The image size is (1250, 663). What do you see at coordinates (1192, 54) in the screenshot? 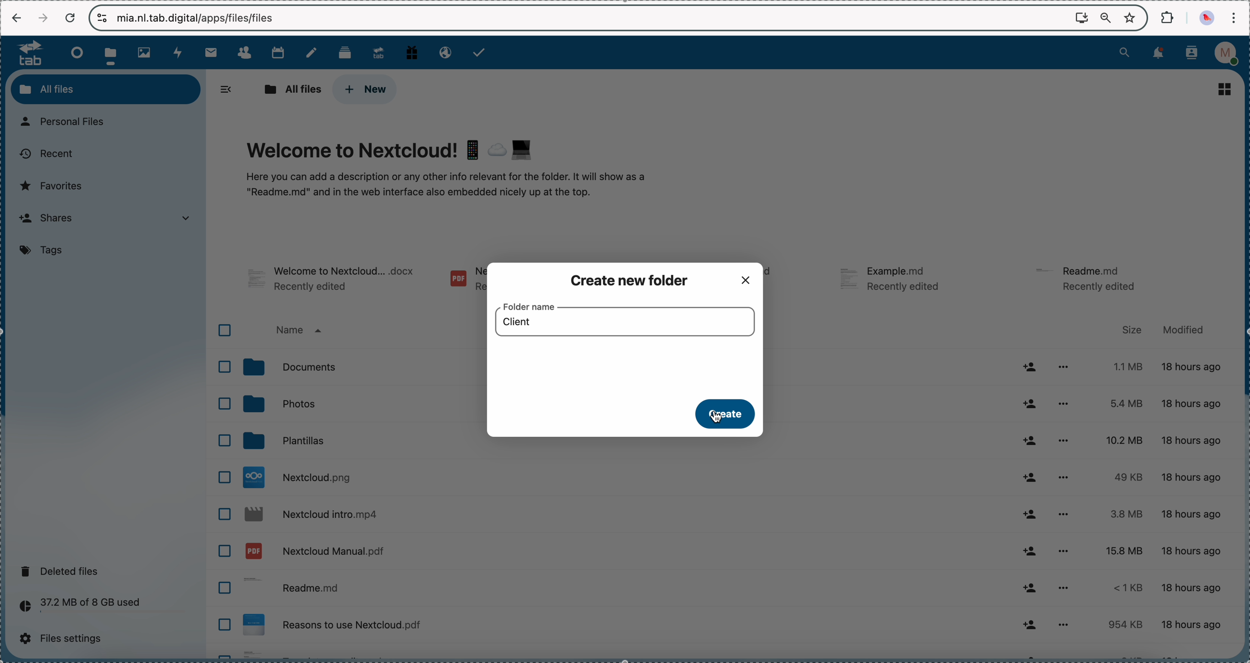
I see `contacts` at bounding box center [1192, 54].